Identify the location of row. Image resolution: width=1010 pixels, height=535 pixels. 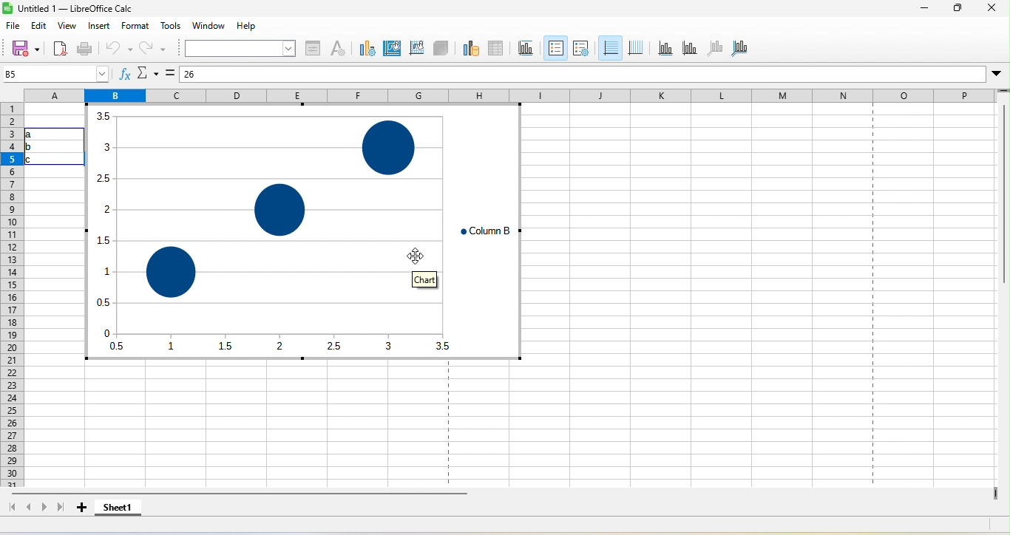
(12, 294).